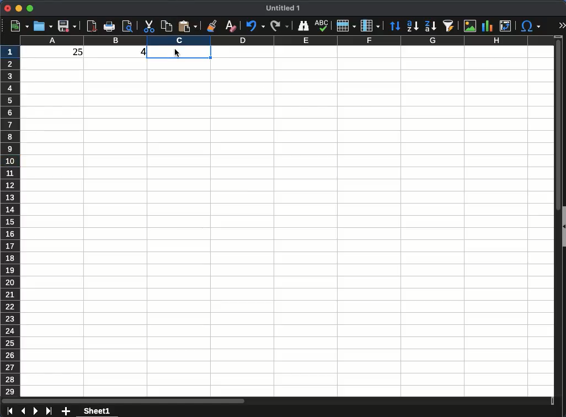  Describe the element at coordinates (23, 411) in the screenshot. I see `previous sheet` at that location.